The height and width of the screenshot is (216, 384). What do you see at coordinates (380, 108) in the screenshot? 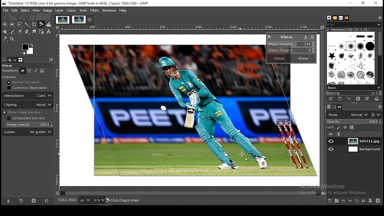
I see `configure this tab` at bounding box center [380, 108].